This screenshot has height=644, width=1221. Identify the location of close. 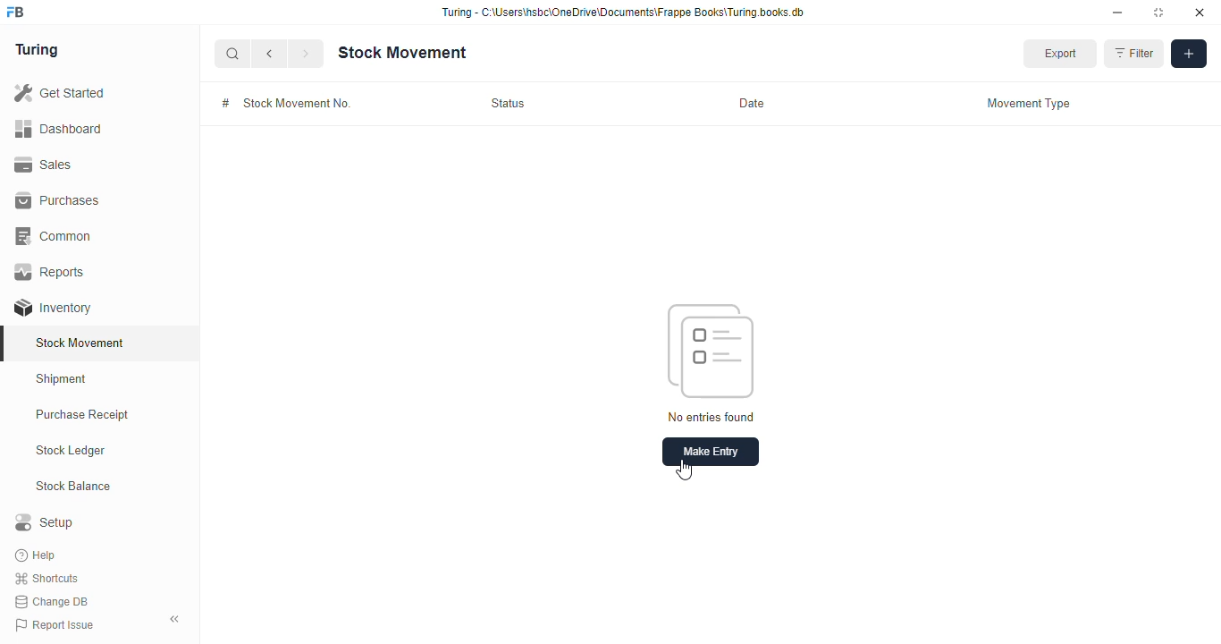
(1200, 13).